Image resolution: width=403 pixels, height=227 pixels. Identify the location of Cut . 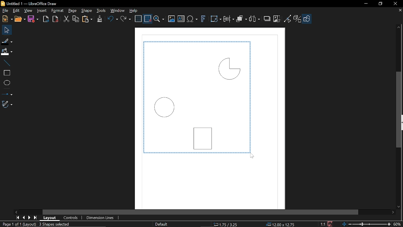
(66, 19).